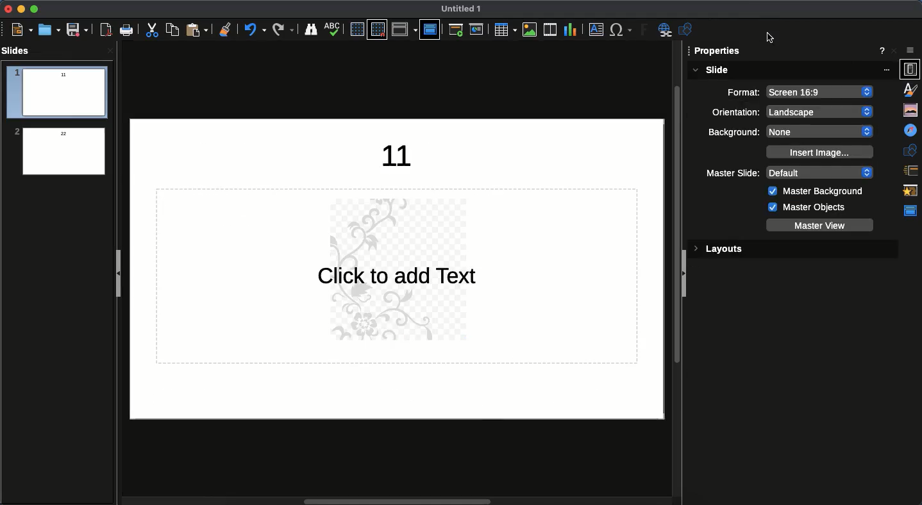  I want to click on Collapse, so click(121, 275).